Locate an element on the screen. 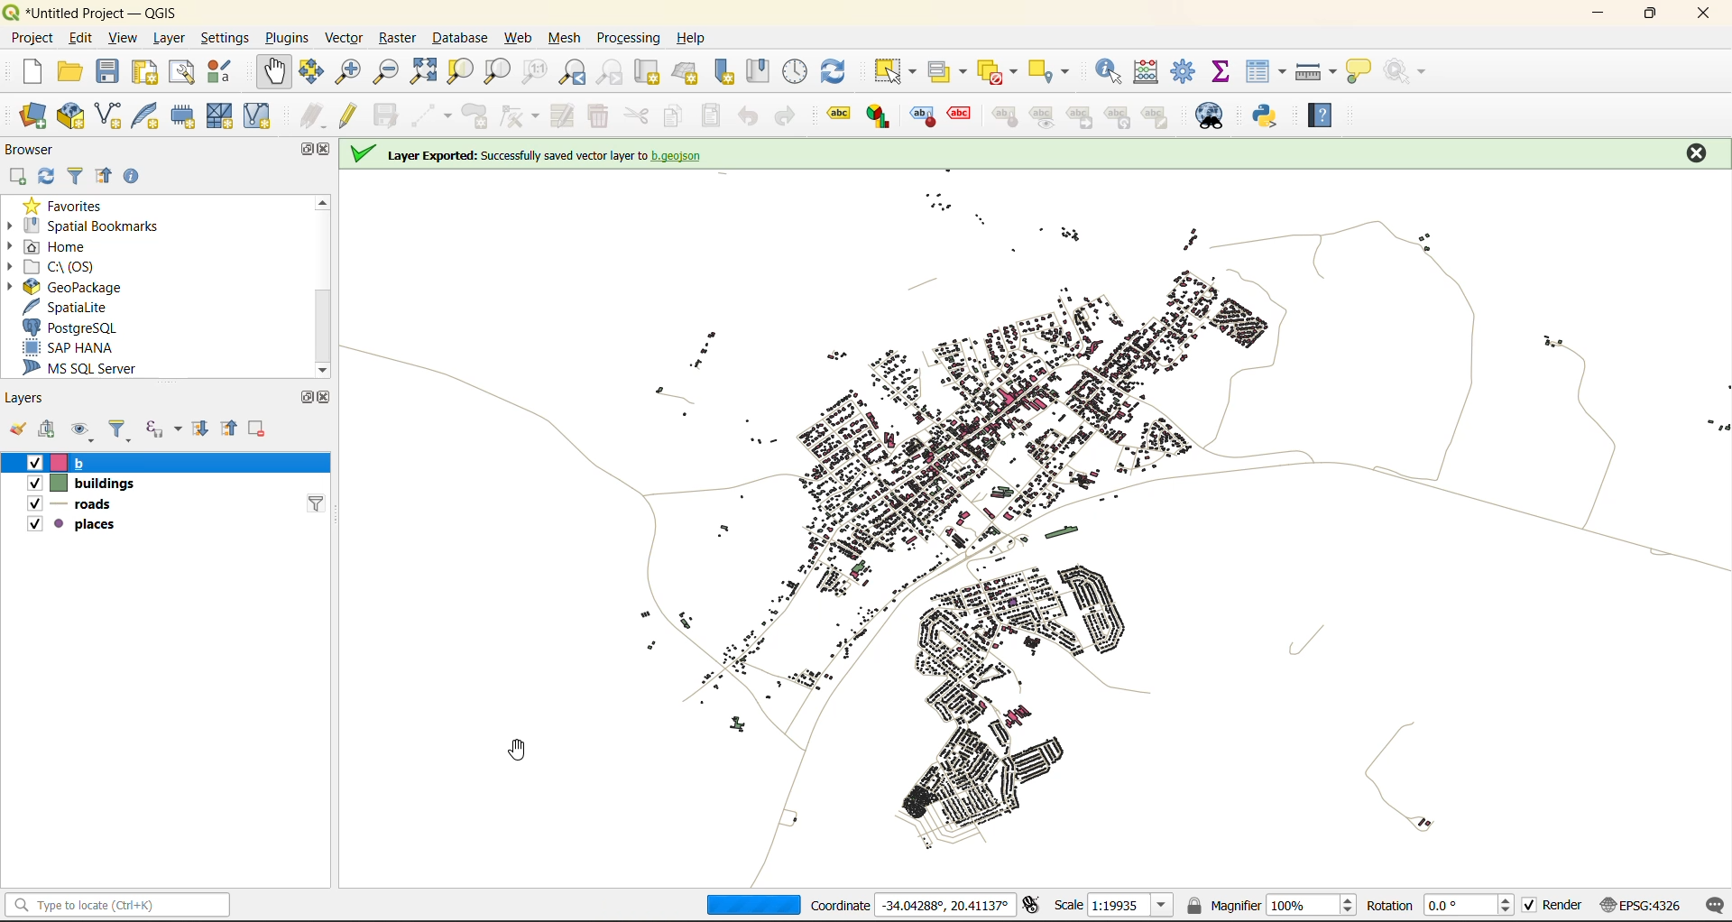 The width and height of the screenshot is (1732, 922). ms sql server is located at coordinates (88, 368).